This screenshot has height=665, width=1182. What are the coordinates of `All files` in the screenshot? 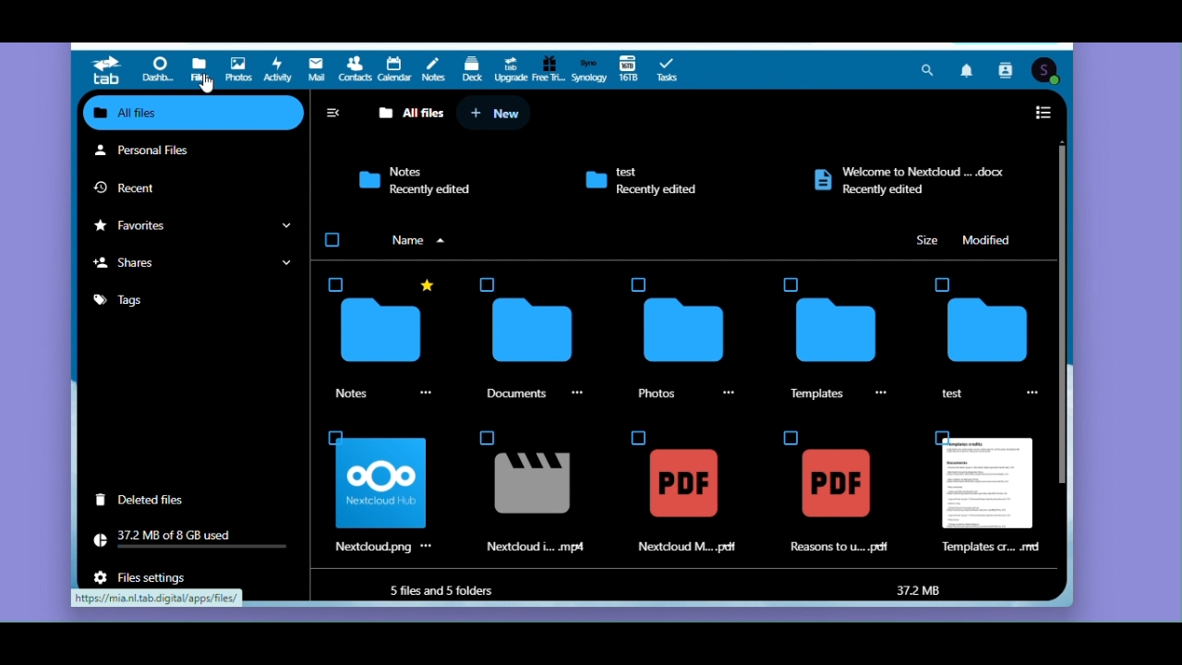 It's located at (190, 115).